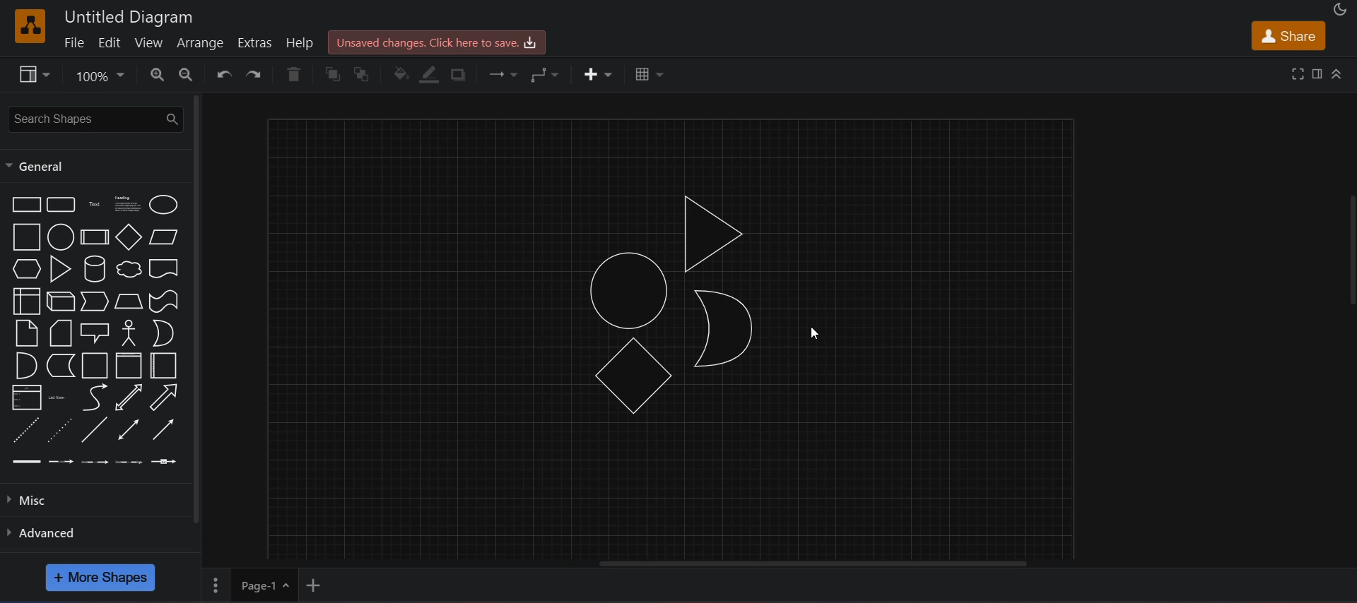 This screenshot has width=1357, height=603. What do you see at coordinates (163, 365) in the screenshot?
I see `horizontal container` at bounding box center [163, 365].